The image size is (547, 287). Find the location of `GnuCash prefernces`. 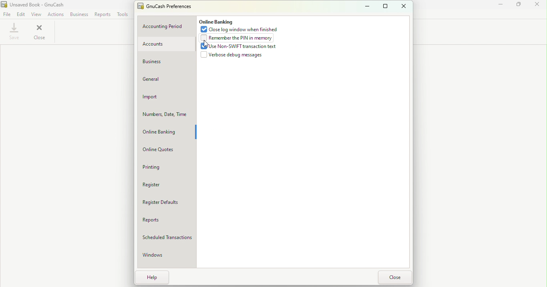

GnuCash prefernces is located at coordinates (168, 7).